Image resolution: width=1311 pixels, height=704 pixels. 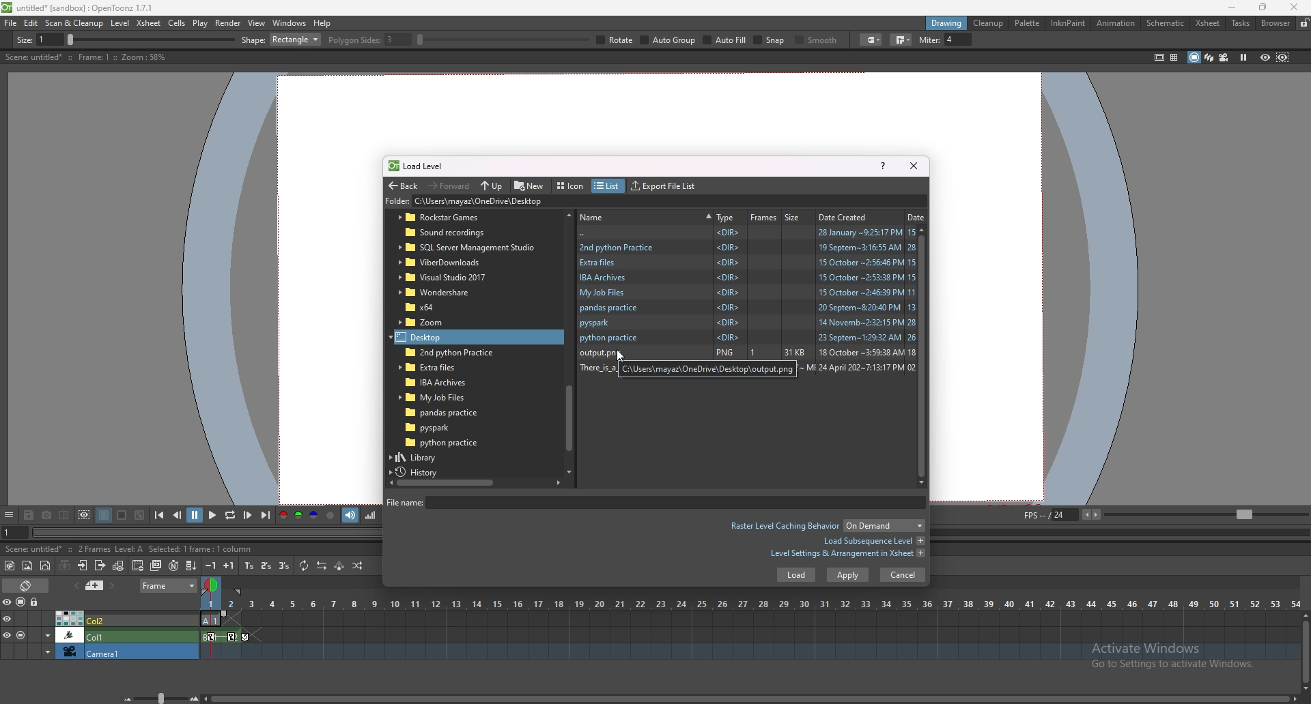 What do you see at coordinates (533, 202) in the screenshot?
I see `folder` at bounding box center [533, 202].